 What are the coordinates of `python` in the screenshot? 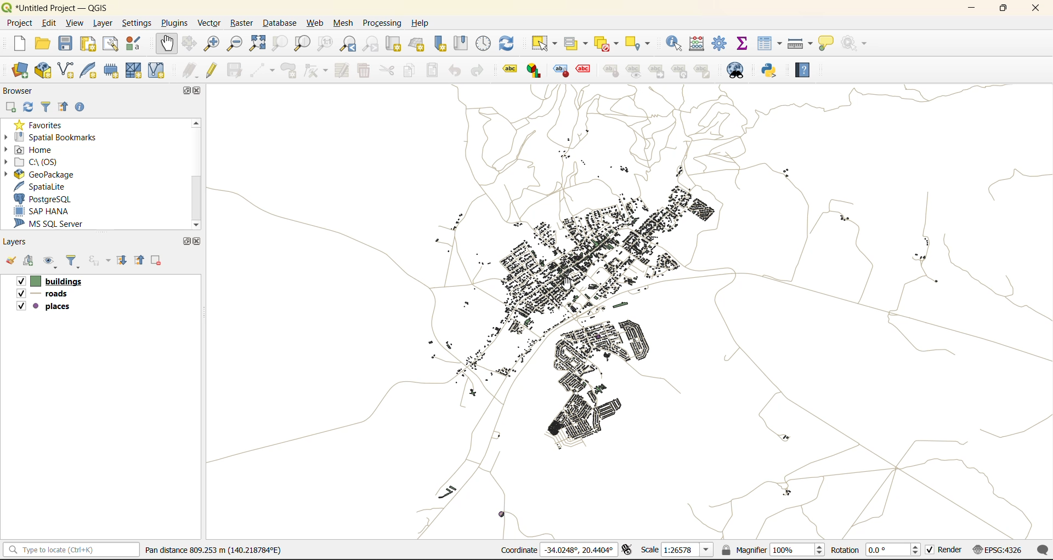 It's located at (771, 71).